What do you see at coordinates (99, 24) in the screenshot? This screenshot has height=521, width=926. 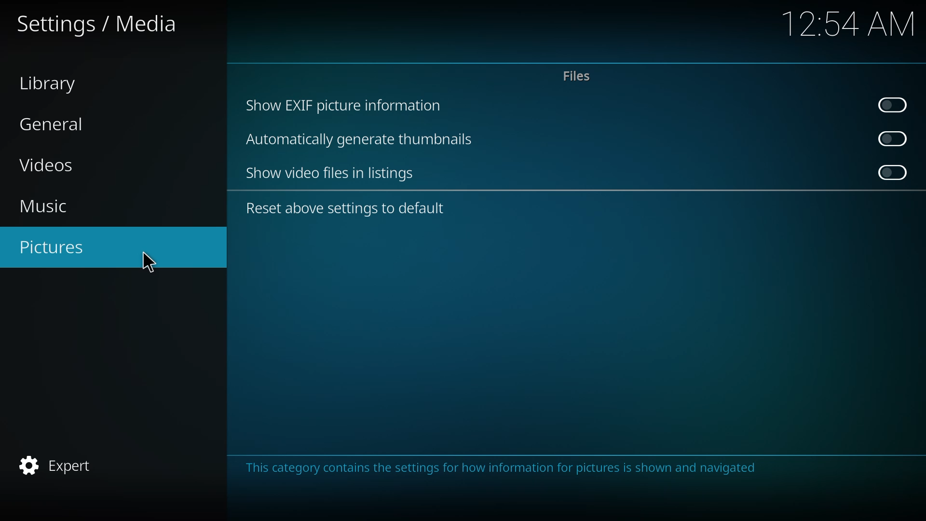 I see `settings media` at bounding box center [99, 24].